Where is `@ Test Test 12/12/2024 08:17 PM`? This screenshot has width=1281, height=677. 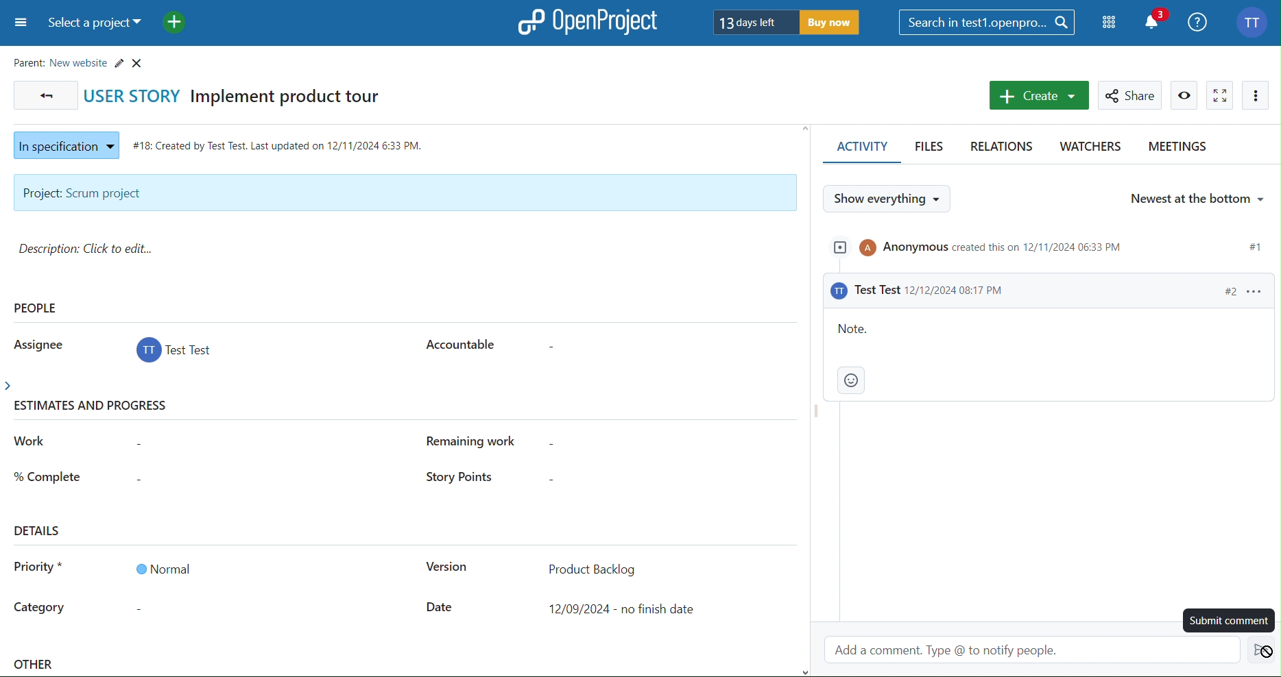 @ Test Test 12/12/2024 08:17 PM is located at coordinates (926, 291).